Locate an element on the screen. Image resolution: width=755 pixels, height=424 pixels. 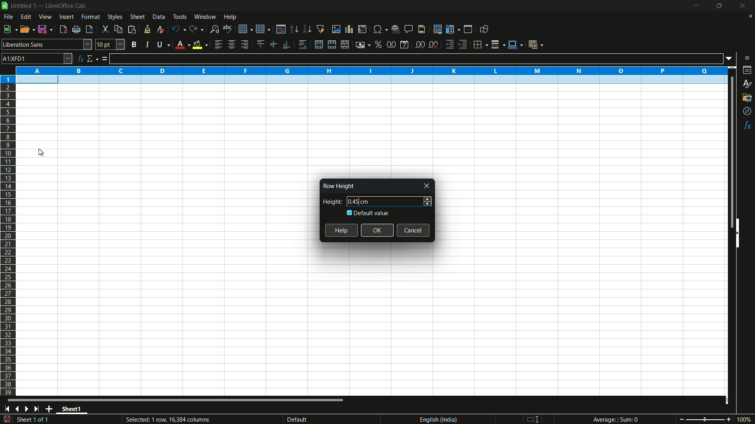
zoom slider is located at coordinates (705, 419).